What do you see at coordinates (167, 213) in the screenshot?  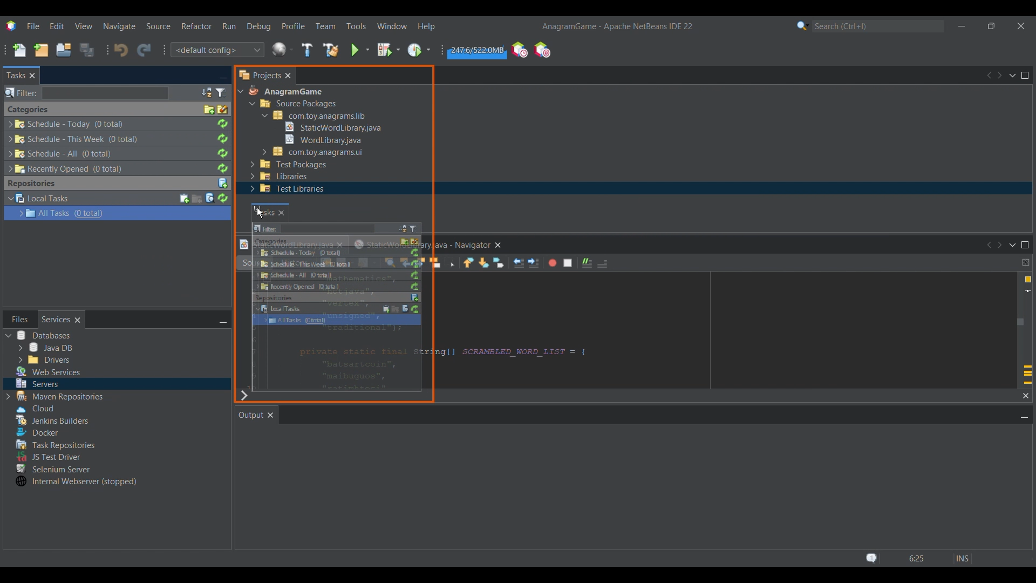 I see `Current selection highlighted` at bounding box center [167, 213].